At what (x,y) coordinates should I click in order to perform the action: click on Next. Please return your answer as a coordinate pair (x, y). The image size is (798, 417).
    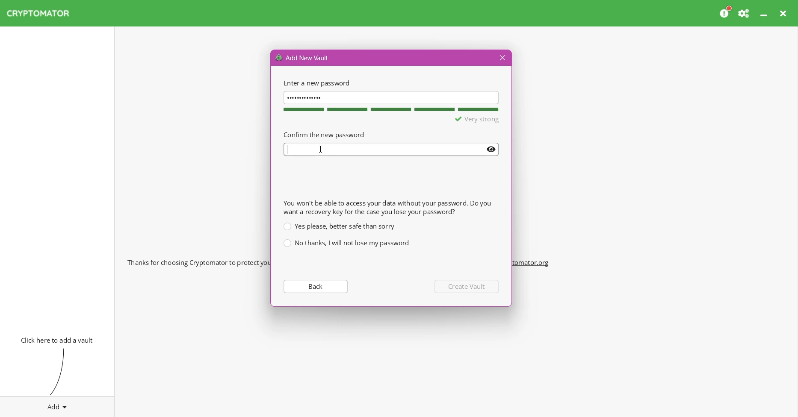
    Looking at the image, I should click on (468, 286).